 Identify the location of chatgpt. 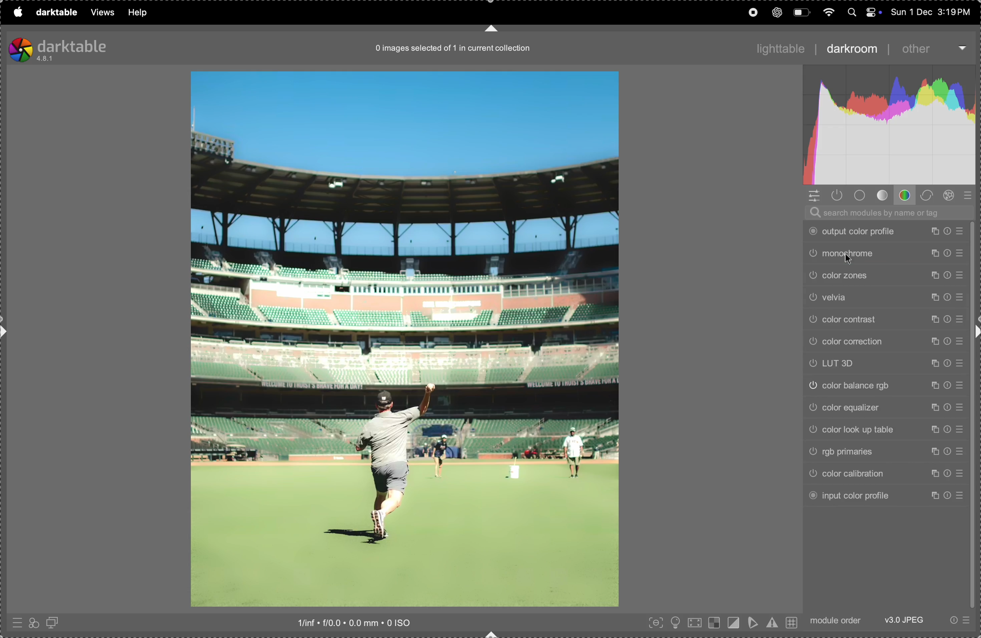
(778, 12).